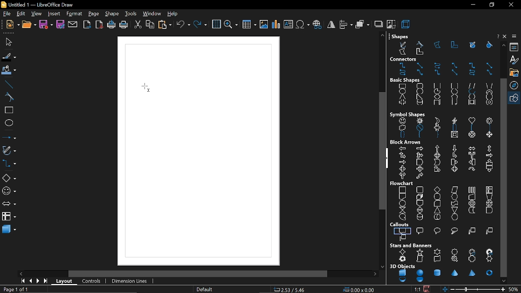 The width and height of the screenshot is (521, 293). Describe the element at coordinates (489, 210) in the screenshot. I see `delay` at that location.